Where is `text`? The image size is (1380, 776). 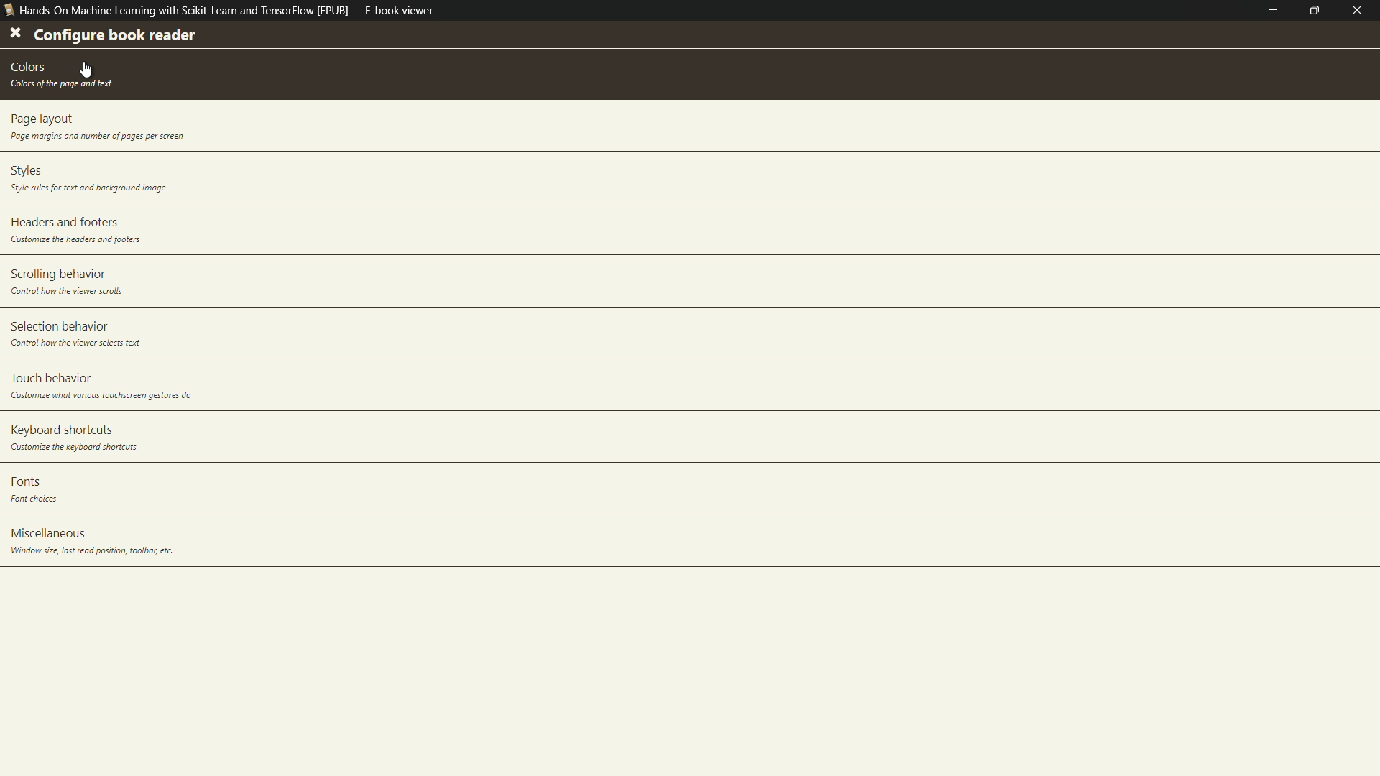 text is located at coordinates (70, 447).